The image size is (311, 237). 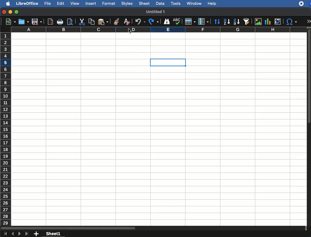 I want to click on insert, so click(x=91, y=4).